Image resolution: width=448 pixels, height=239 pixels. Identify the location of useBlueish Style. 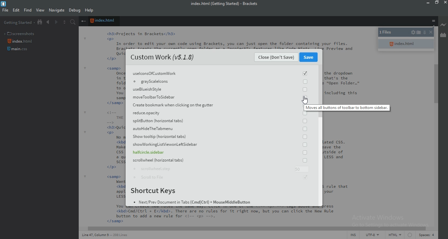
(220, 89).